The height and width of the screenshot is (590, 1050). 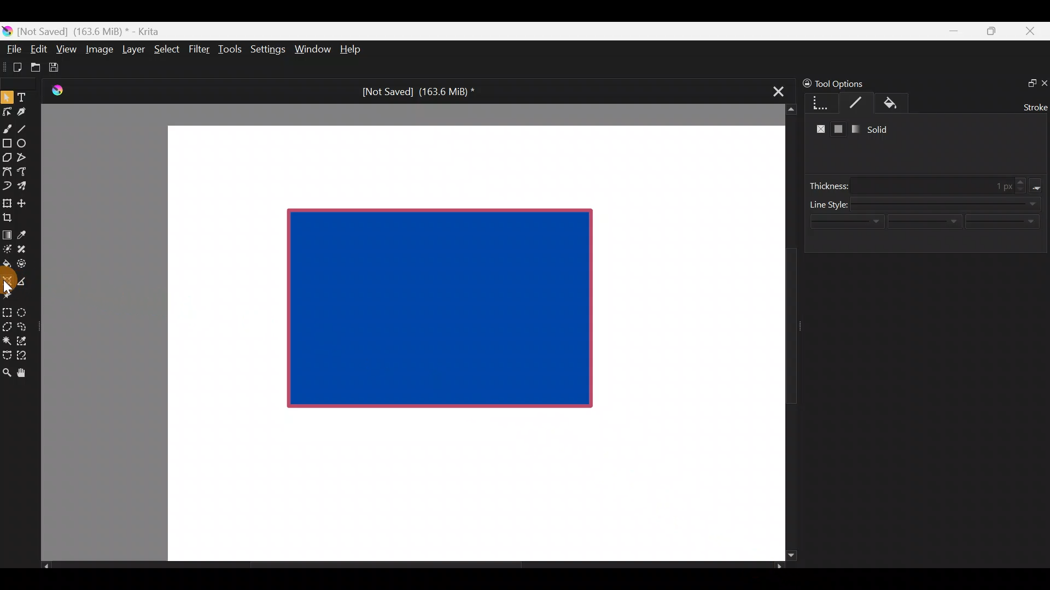 I want to click on Stroke, so click(x=860, y=103).